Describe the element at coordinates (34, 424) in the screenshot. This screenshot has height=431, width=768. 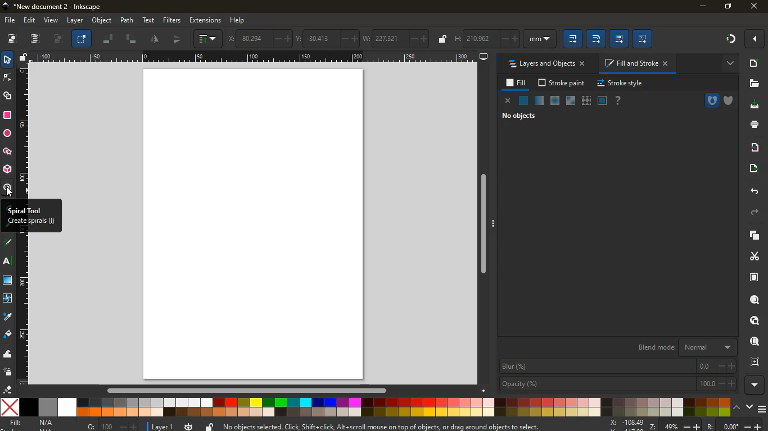
I see `fill` at that location.